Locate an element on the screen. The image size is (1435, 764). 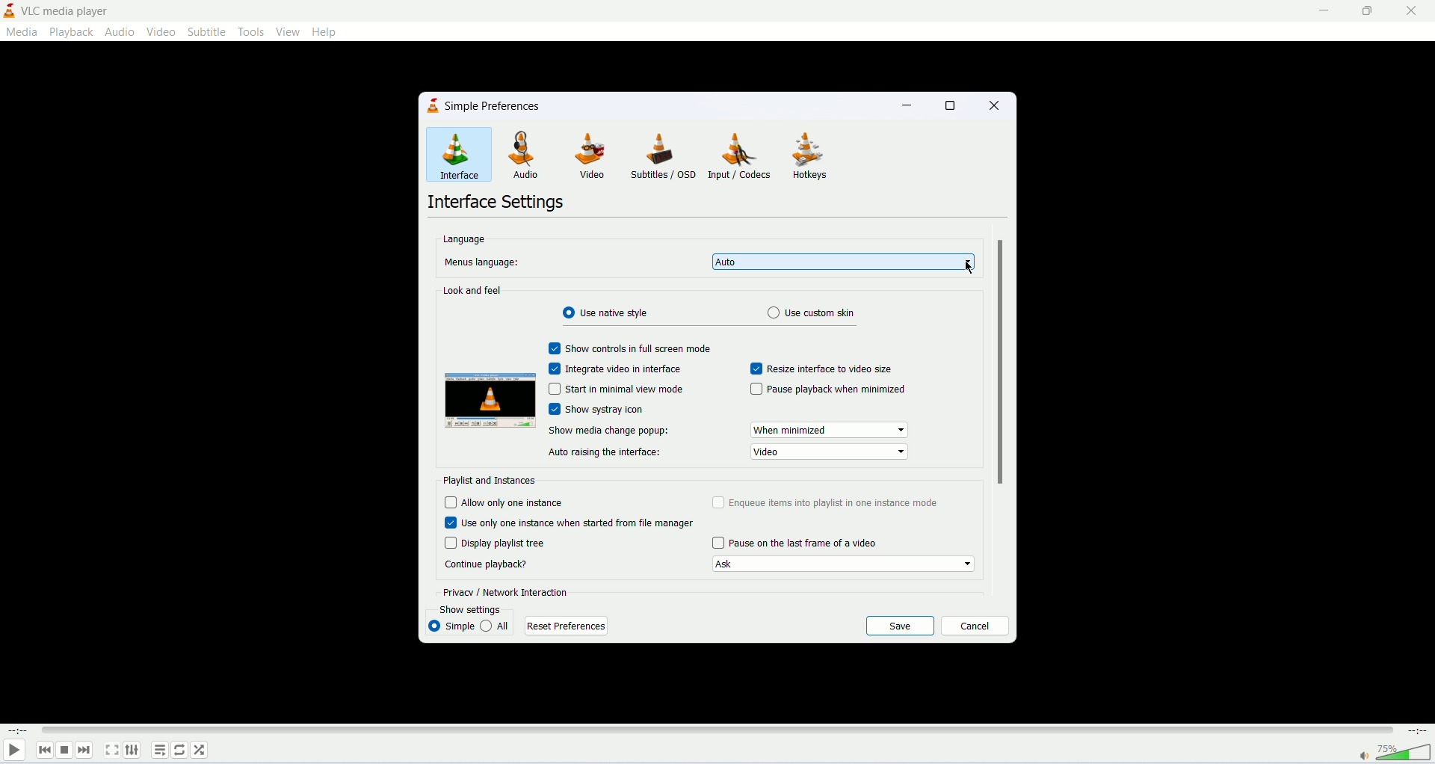
subtitle is located at coordinates (209, 32).